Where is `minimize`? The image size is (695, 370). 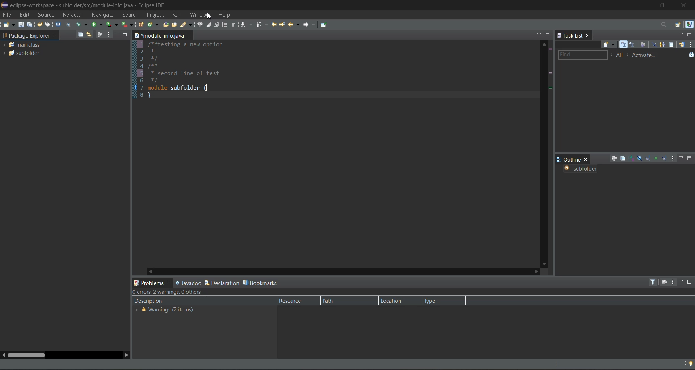 minimize is located at coordinates (679, 35).